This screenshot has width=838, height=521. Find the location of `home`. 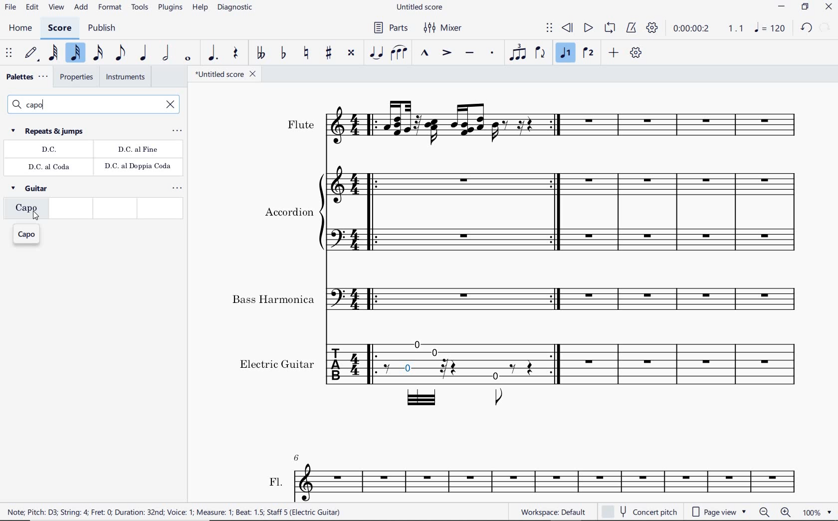

home is located at coordinates (19, 28).